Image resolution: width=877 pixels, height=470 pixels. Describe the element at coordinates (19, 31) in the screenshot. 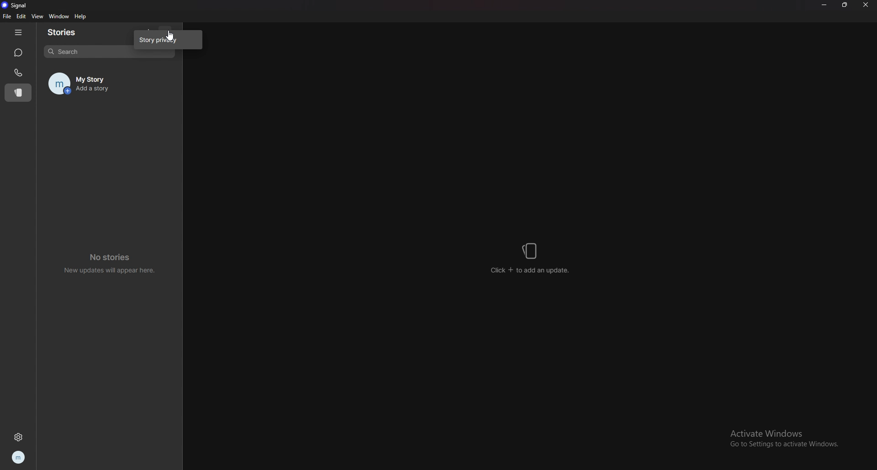

I see `hide tab` at that location.